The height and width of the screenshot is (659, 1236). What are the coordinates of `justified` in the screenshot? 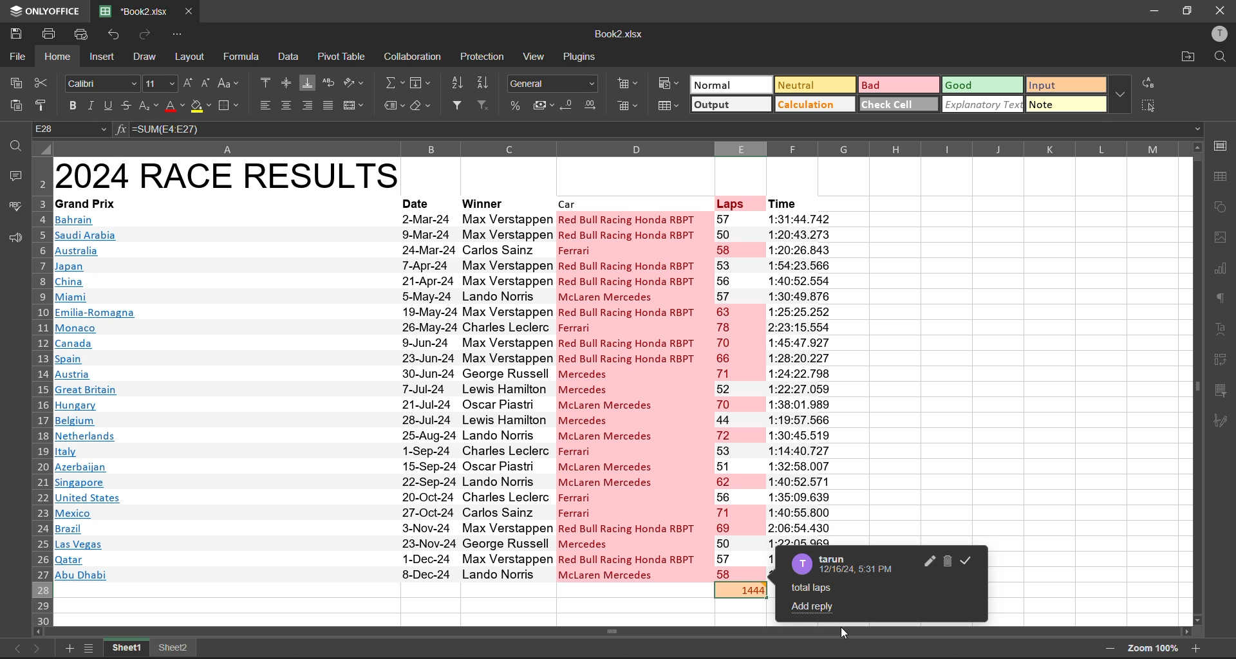 It's located at (330, 105).